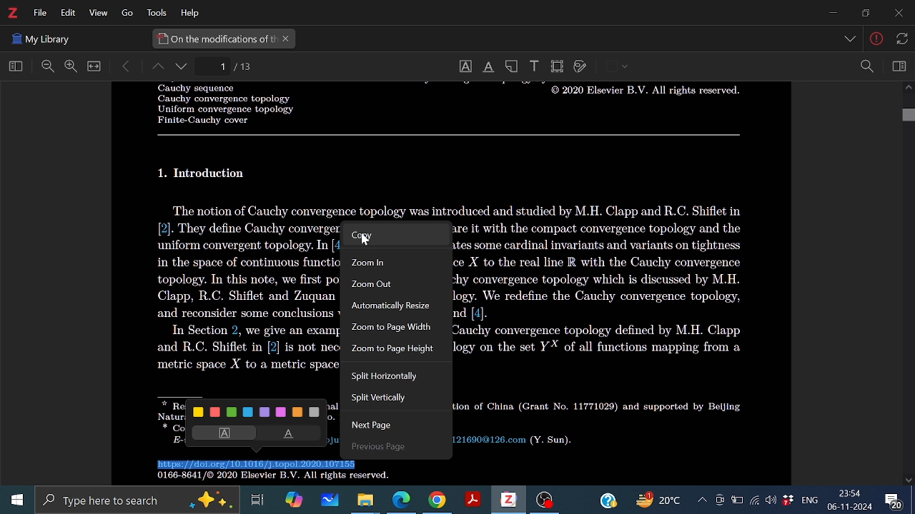 The width and height of the screenshot is (915, 514). Describe the element at coordinates (13, 67) in the screenshot. I see `Home view` at that location.